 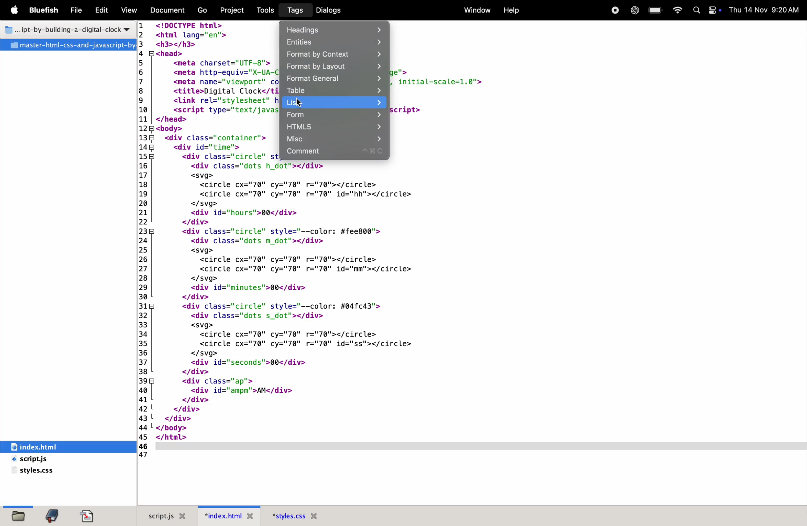 What do you see at coordinates (266, 10) in the screenshot?
I see `tools` at bounding box center [266, 10].